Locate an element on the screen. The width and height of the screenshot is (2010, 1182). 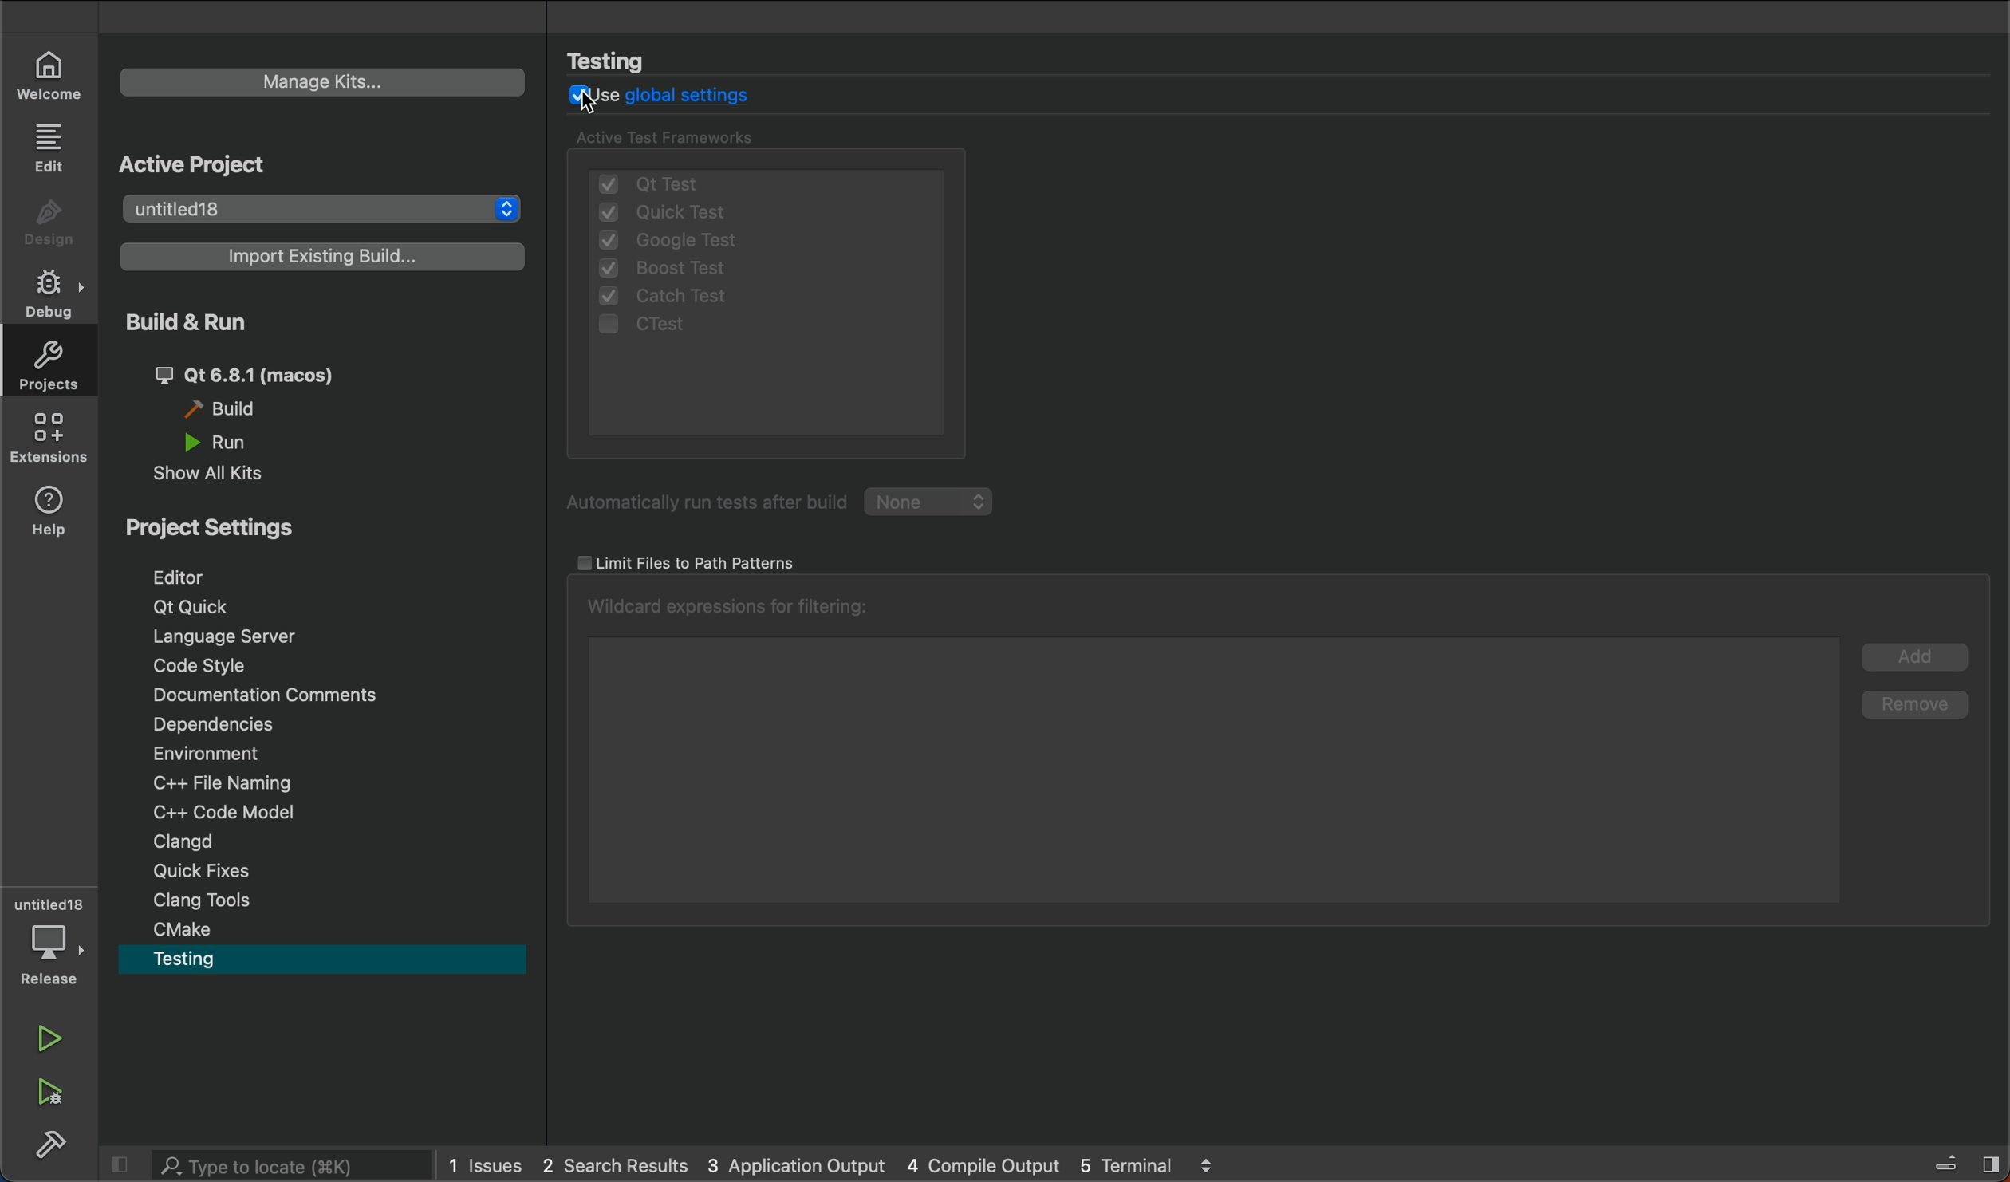
global settings is located at coordinates (672, 98).